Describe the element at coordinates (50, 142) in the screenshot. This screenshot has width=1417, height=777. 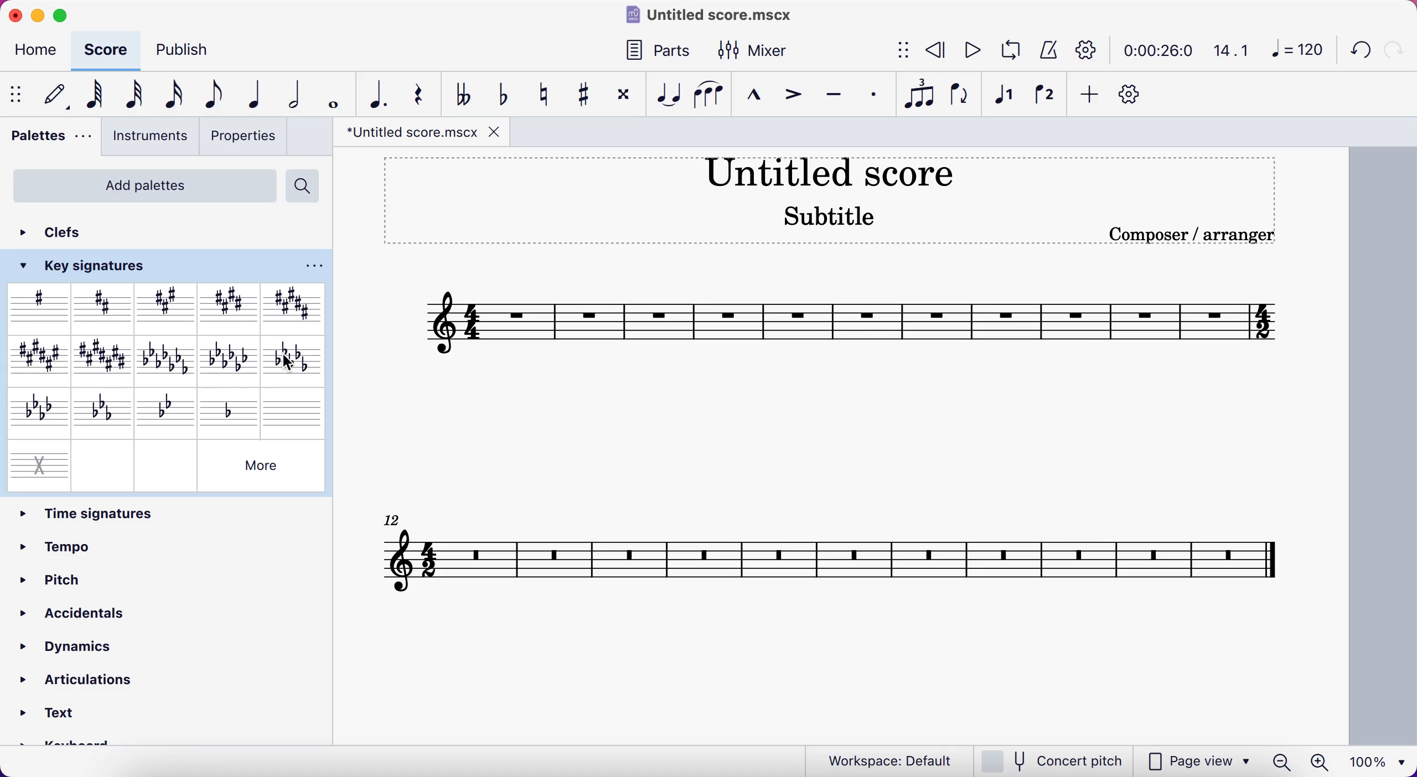
I see `palettes` at that location.